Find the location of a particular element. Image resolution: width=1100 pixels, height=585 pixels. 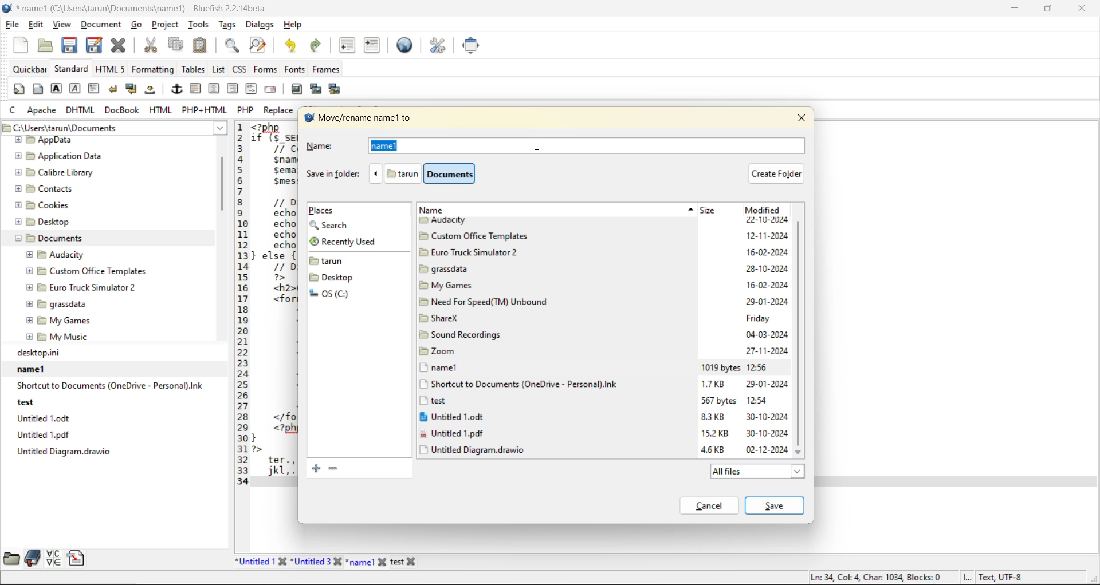

edit preferences is located at coordinates (440, 46).